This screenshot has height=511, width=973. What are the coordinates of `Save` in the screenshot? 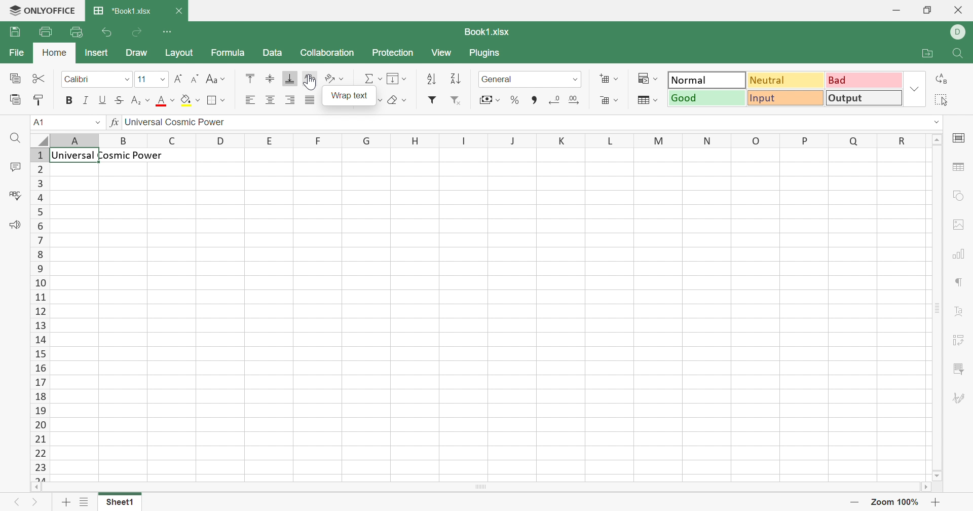 It's located at (16, 31).